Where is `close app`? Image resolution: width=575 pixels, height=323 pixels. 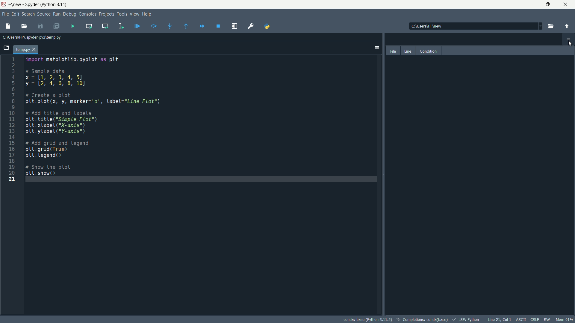
close app is located at coordinates (548, 4).